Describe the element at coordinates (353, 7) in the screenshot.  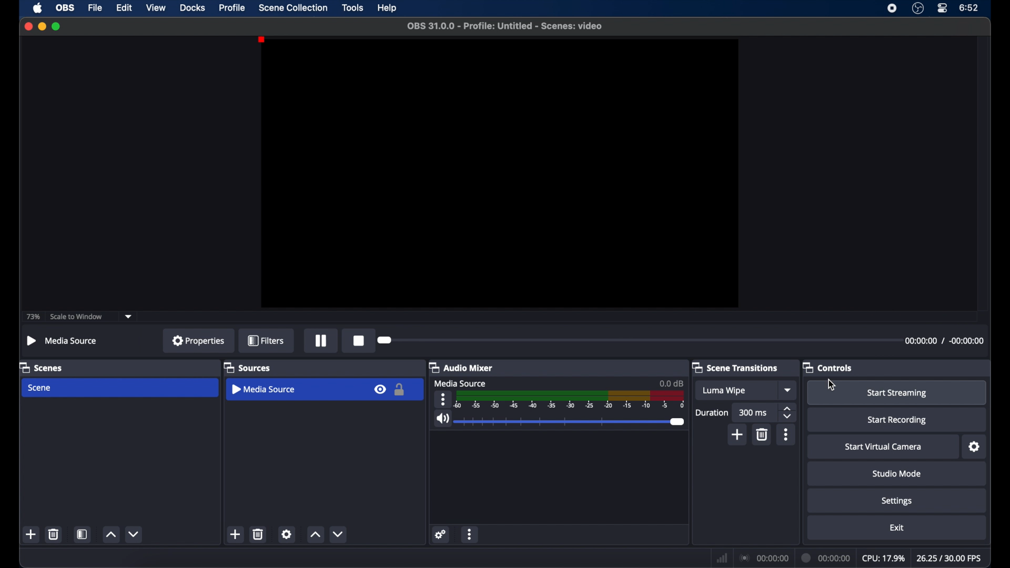
I see `tools` at that location.